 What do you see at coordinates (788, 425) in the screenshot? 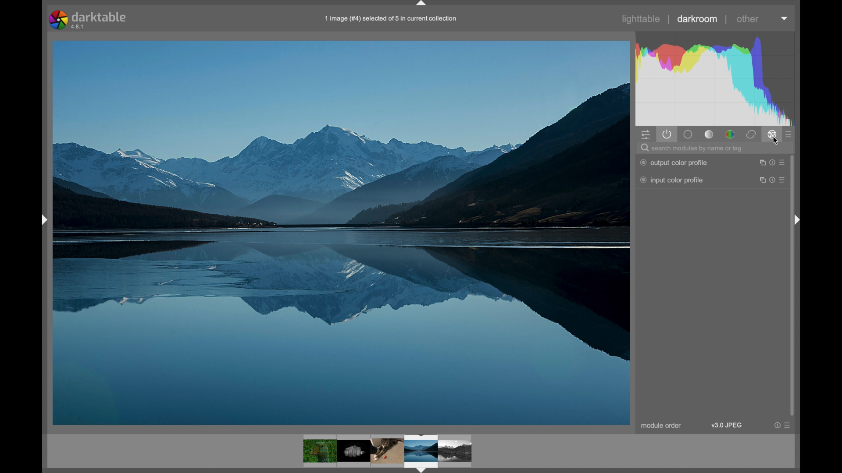
I see `more options` at bounding box center [788, 425].